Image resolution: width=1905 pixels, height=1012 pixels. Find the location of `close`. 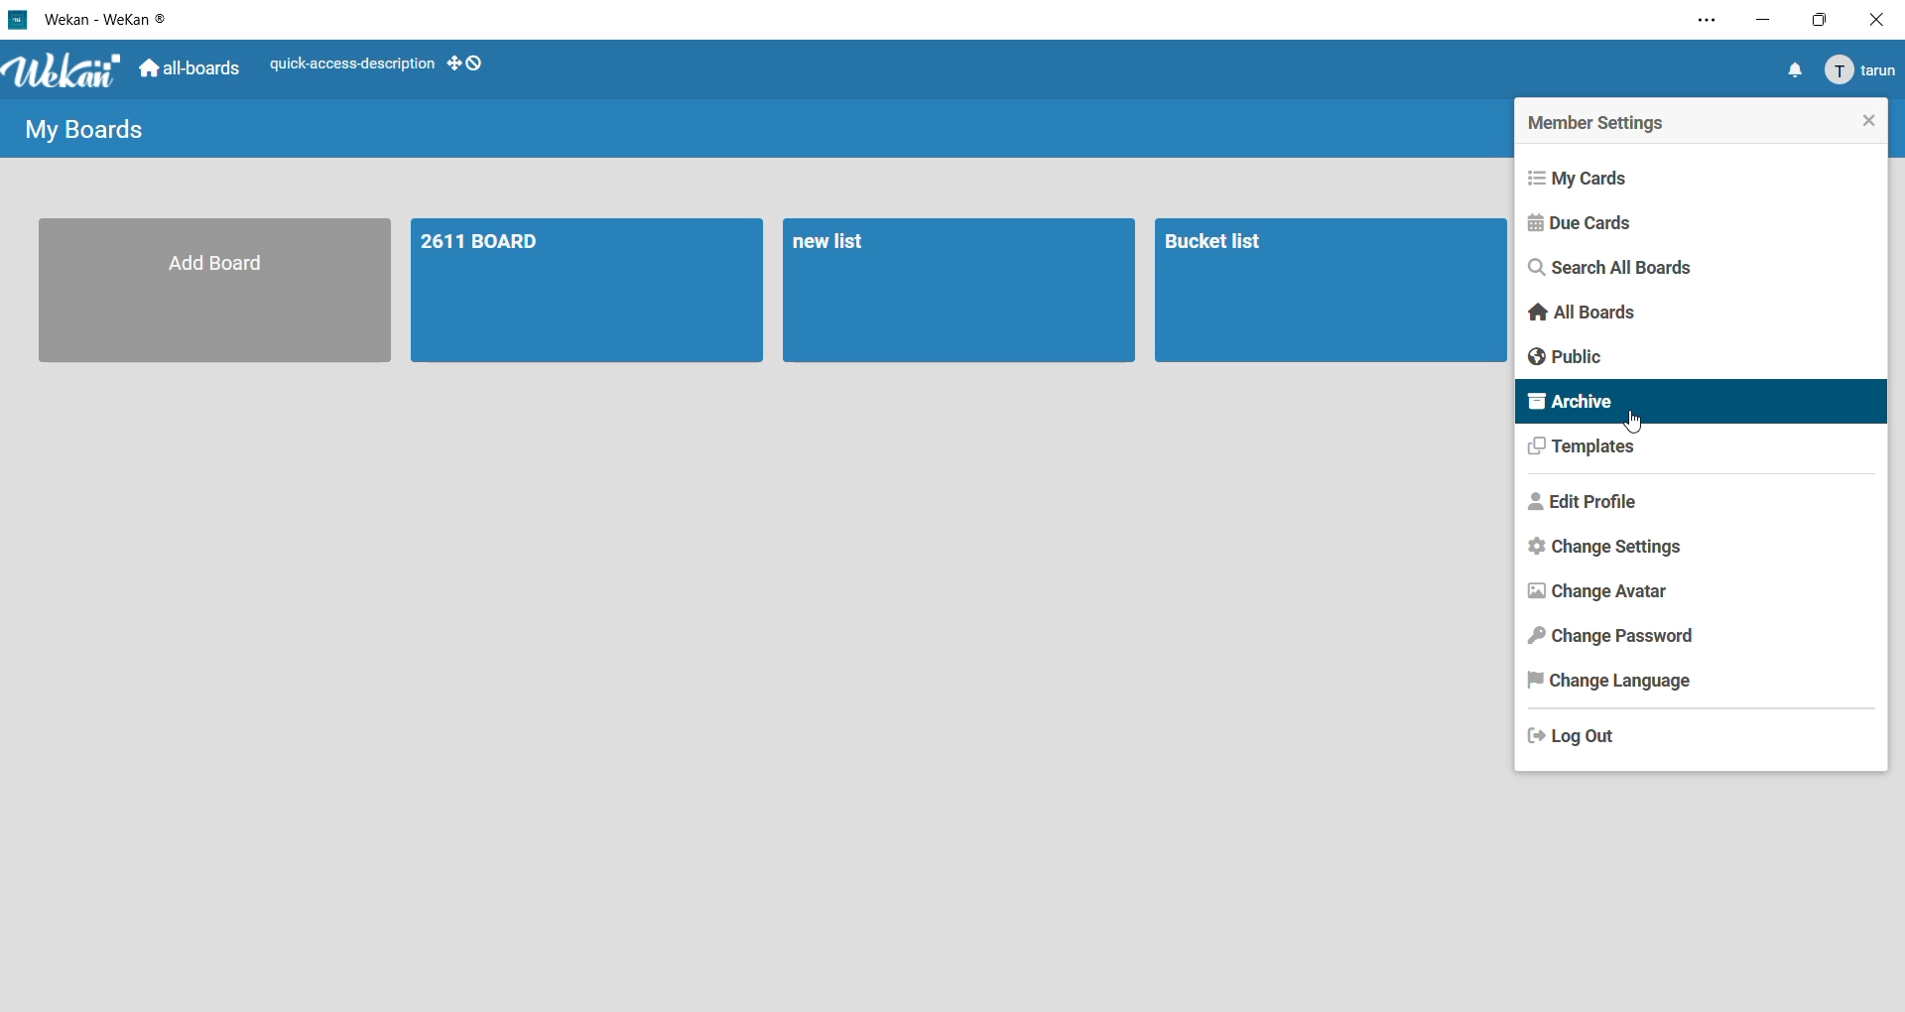

close is located at coordinates (1875, 18).